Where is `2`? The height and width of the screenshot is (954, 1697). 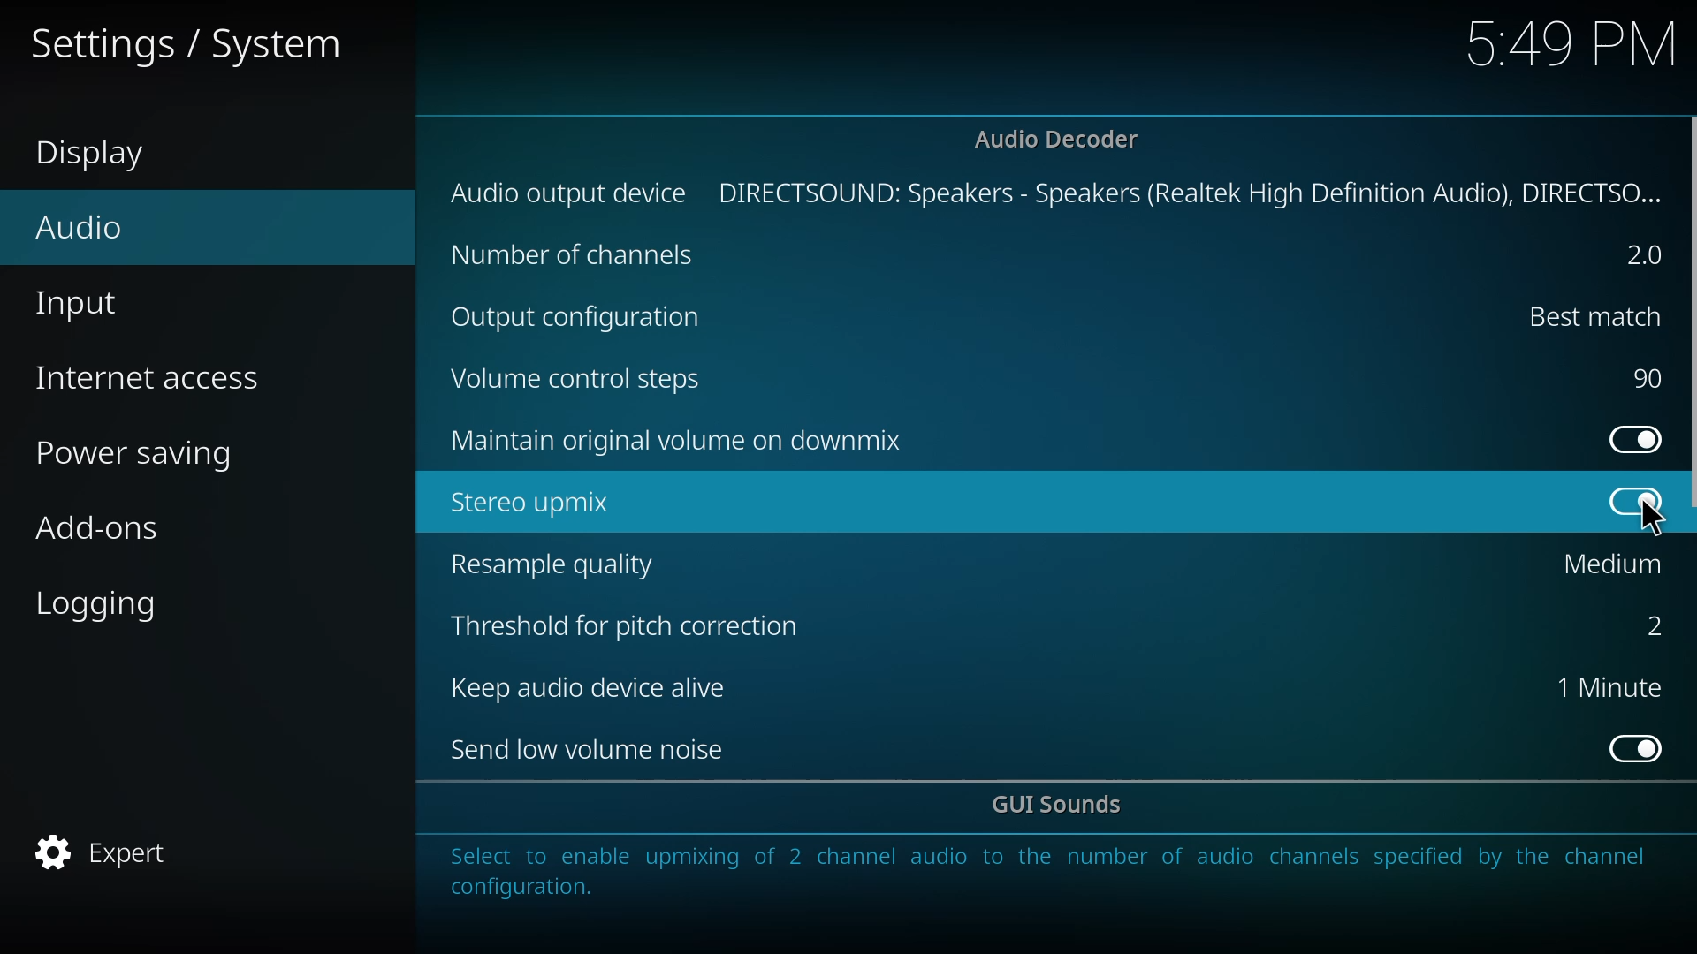 2 is located at coordinates (1645, 255).